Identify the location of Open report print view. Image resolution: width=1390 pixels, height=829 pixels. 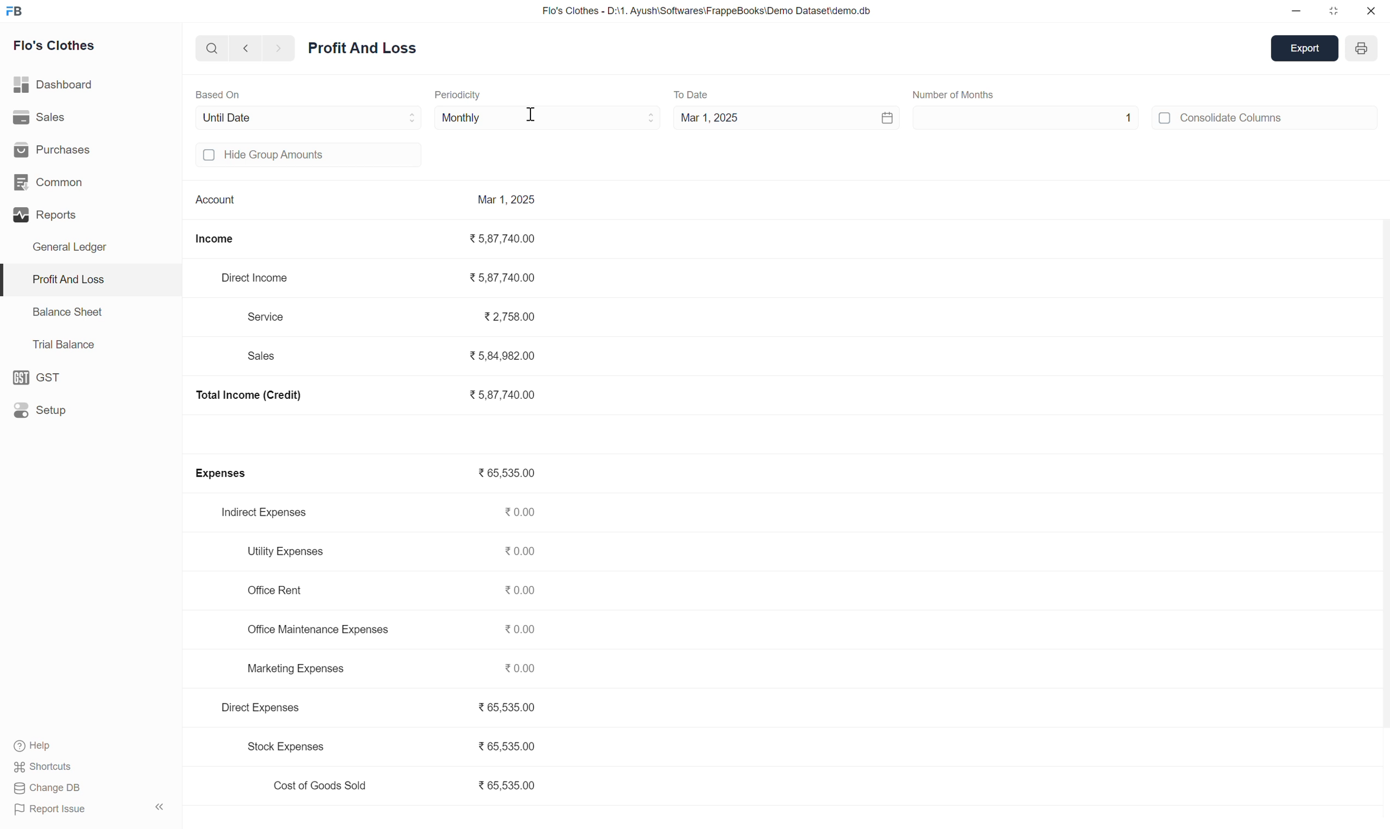
(1360, 48).